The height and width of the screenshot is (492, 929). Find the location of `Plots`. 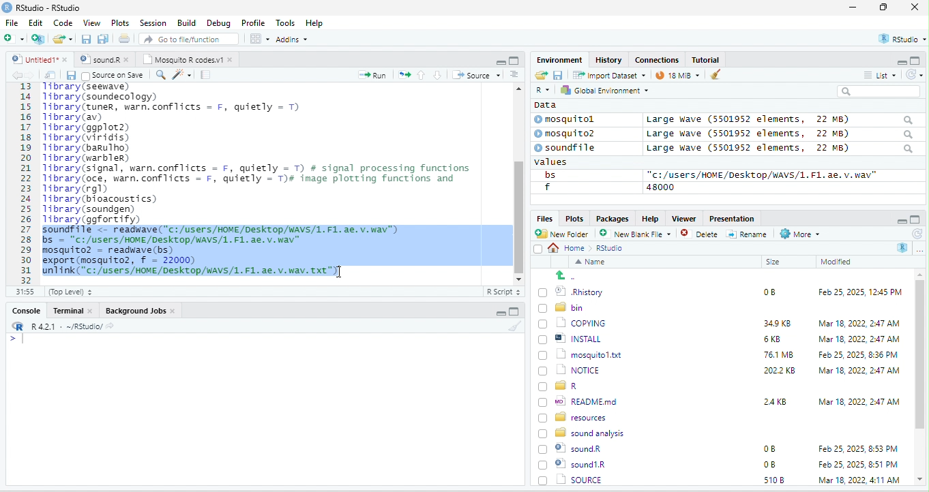

Plots is located at coordinates (121, 22).